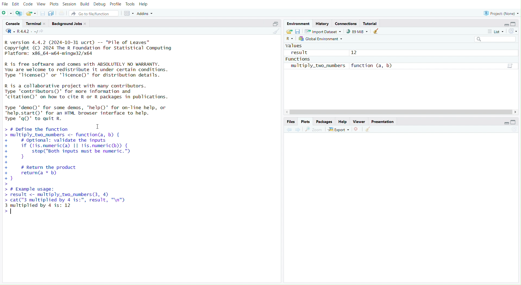  What do you see at coordinates (54, 4) in the screenshot?
I see `Plots` at bounding box center [54, 4].